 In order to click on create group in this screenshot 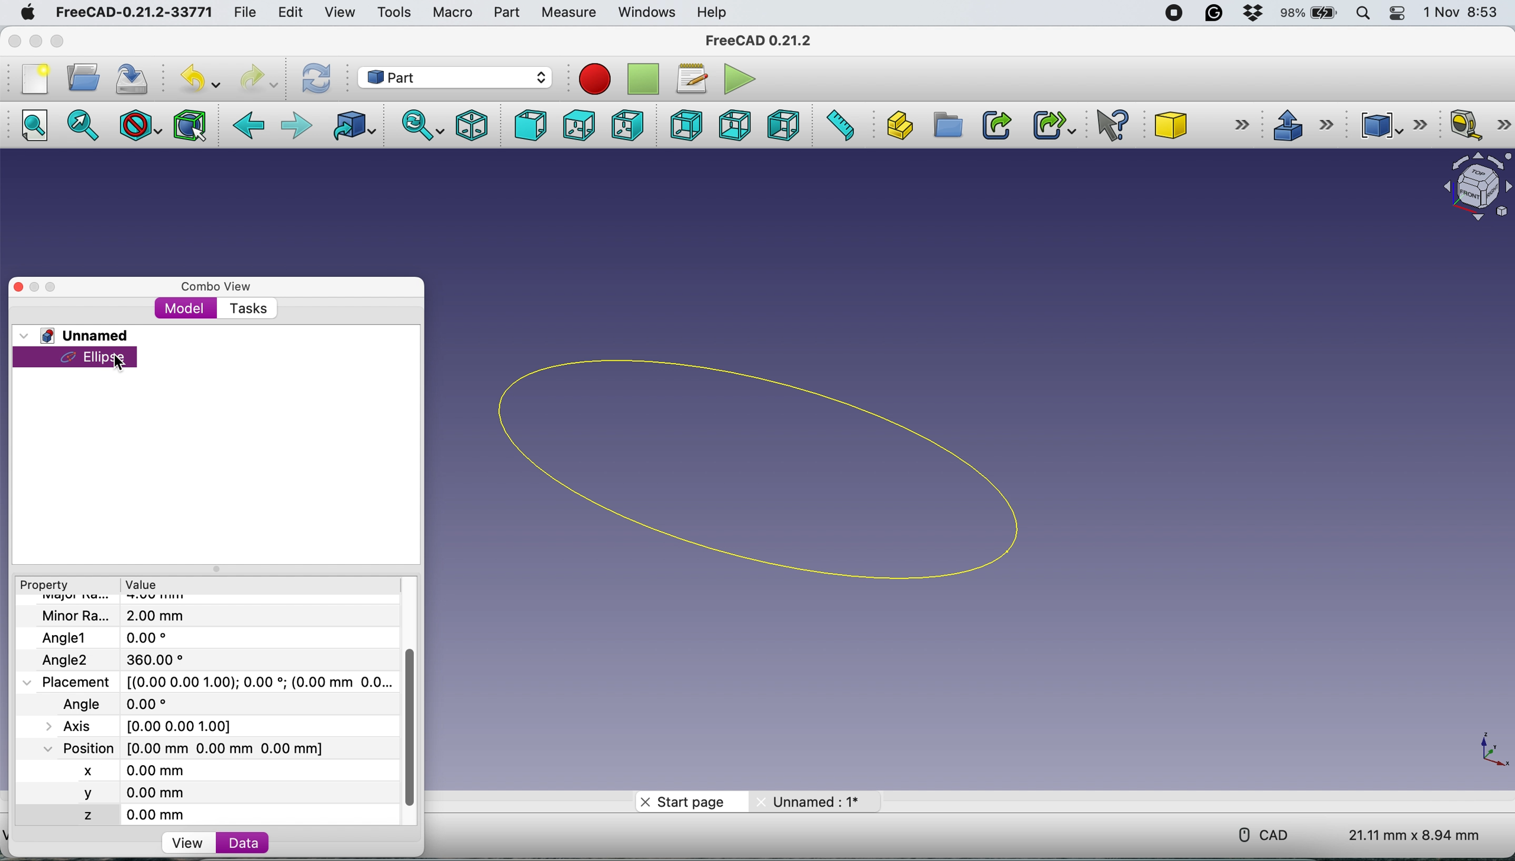, I will do `click(948, 128)`.